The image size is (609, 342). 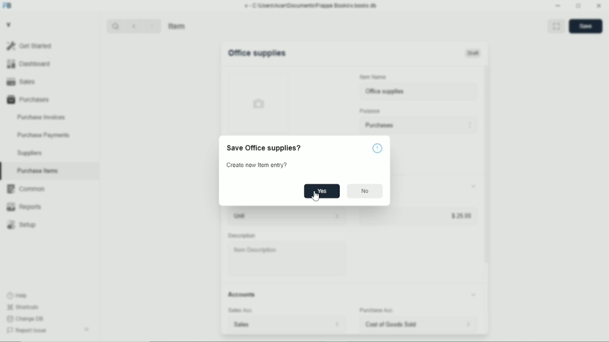 What do you see at coordinates (374, 77) in the screenshot?
I see `item name` at bounding box center [374, 77].